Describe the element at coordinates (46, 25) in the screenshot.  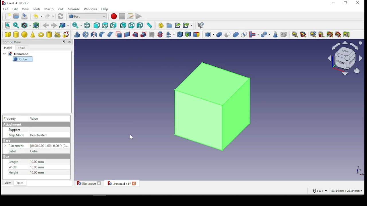
I see `back` at that location.